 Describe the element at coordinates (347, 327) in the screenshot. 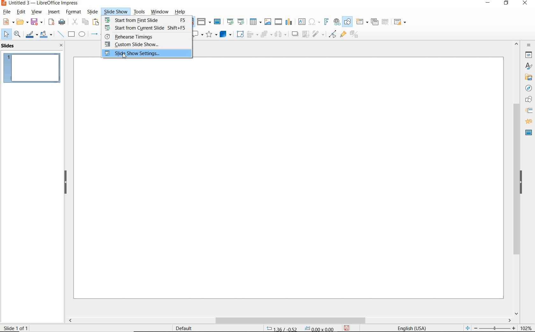

I see `SAVE` at that location.